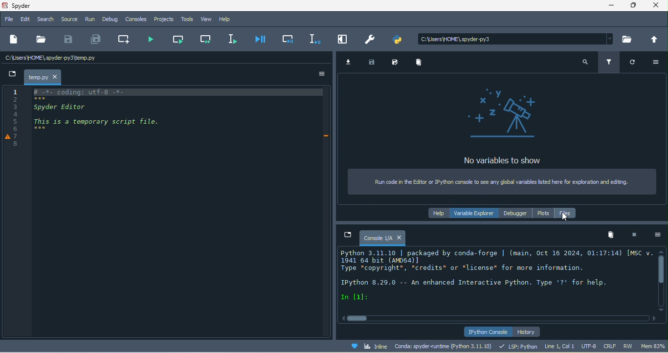 This screenshot has height=353, width=668. Describe the element at coordinates (570, 345) in the screenshot. I see `line 1, col 1 utf 8` at that location.